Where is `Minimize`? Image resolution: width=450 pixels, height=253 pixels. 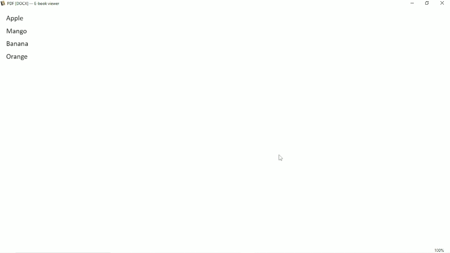 Minimize is located at coordinates (412, 4).